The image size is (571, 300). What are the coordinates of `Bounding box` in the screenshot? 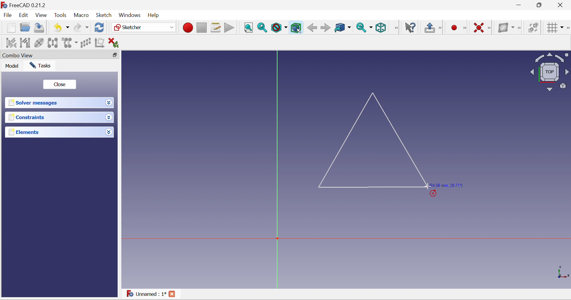 It's located at (297, 28).